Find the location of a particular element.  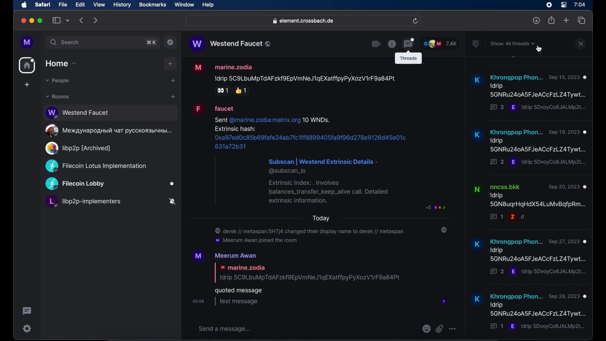

faucet is located at coordinates (219, 110).